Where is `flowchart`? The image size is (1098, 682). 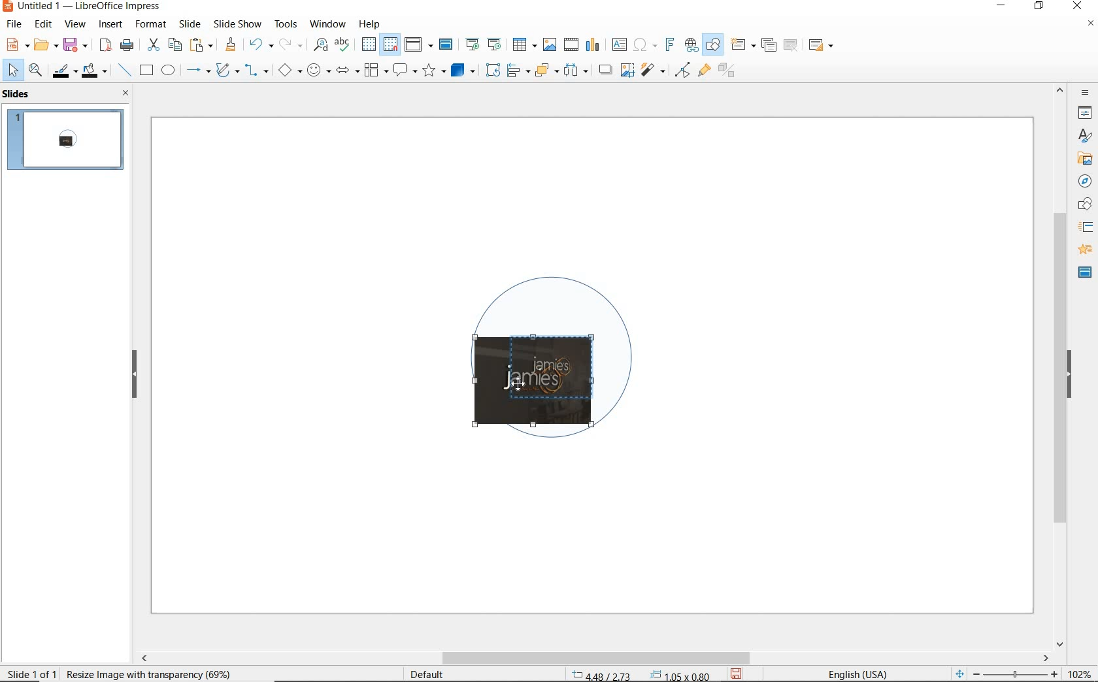
flowchart is located at coordinates (375, 71).